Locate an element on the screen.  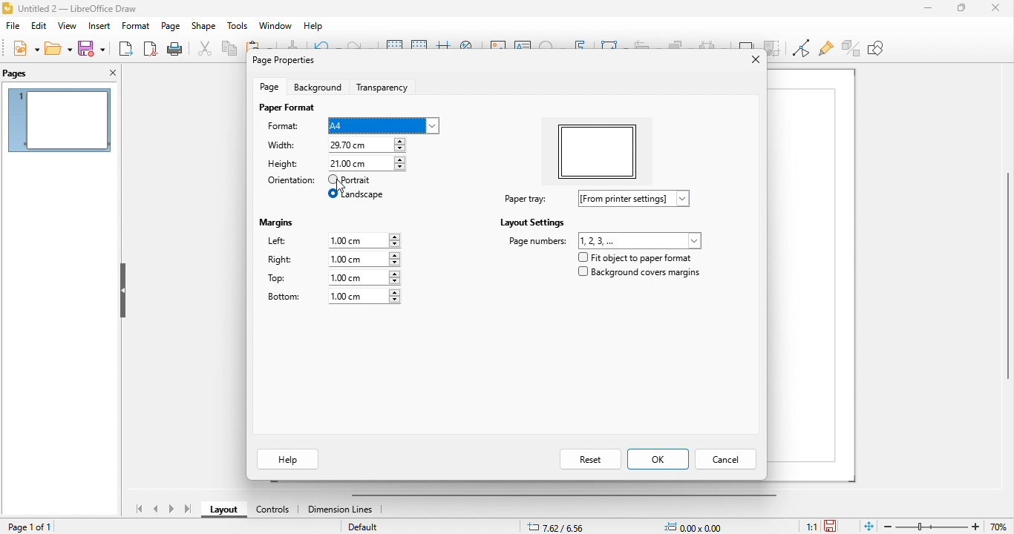
portrait is located at coordinates (350, 180).